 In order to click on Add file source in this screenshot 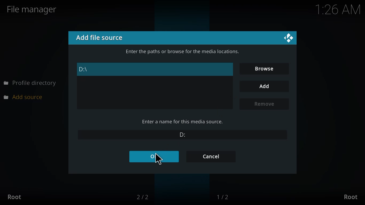, I will do `click(101, 38)`.